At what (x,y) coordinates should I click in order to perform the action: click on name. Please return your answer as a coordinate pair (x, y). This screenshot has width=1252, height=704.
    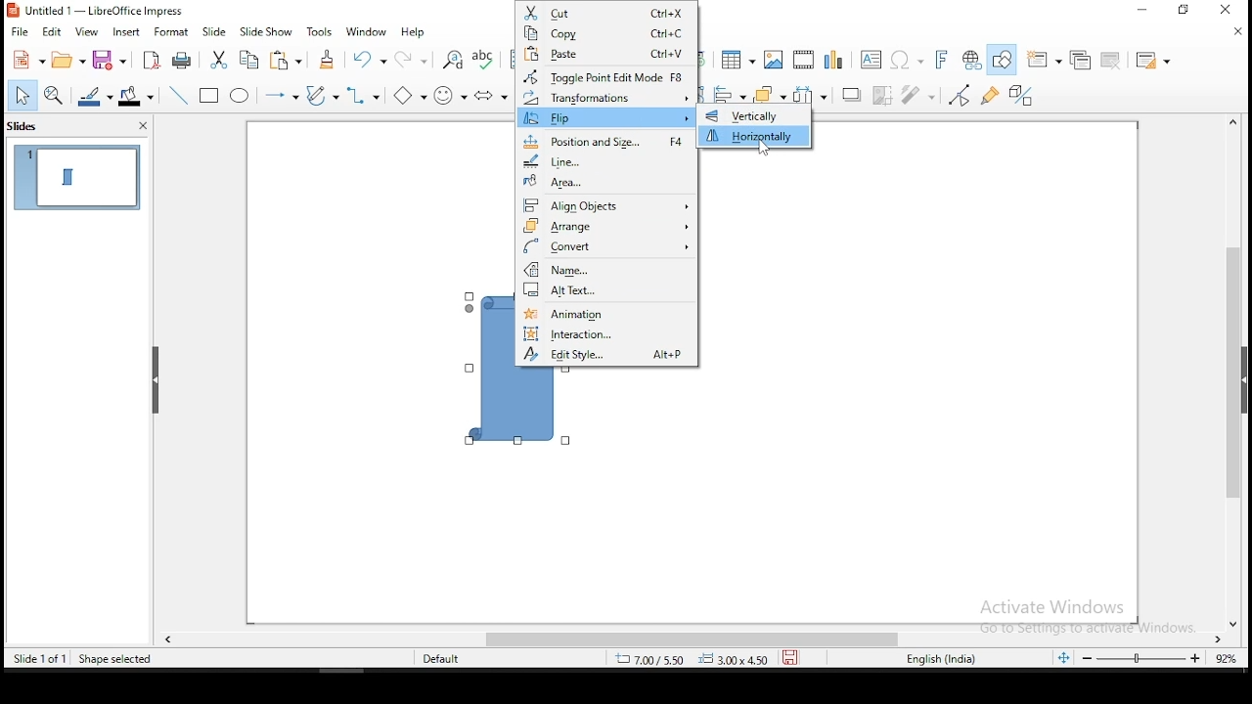
    Looking at the image, I should click on (605, 269).